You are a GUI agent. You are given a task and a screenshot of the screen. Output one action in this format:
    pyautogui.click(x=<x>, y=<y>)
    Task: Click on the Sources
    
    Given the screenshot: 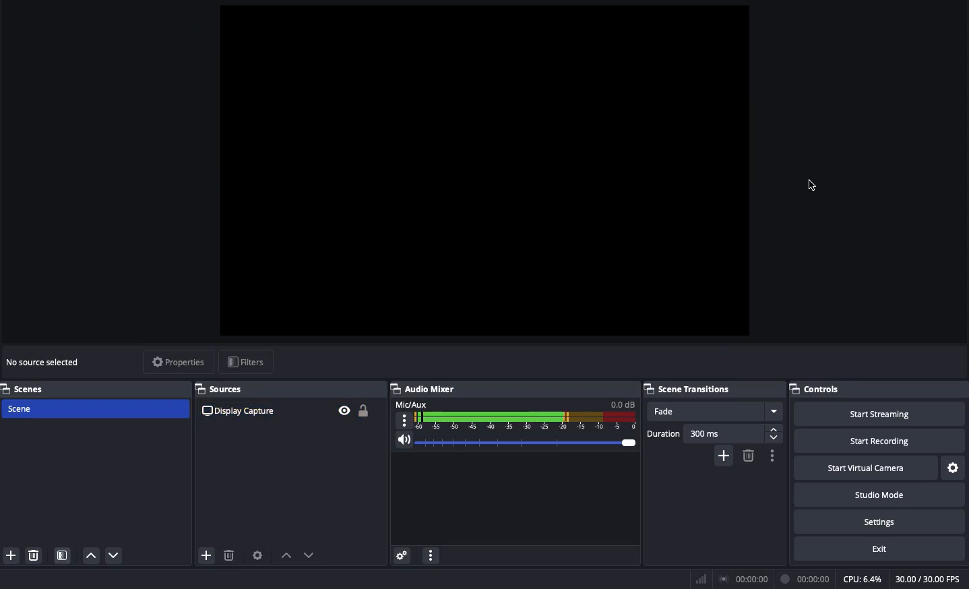 What is the action you would take?
    pyautogui.click(x=224, y=389)
    